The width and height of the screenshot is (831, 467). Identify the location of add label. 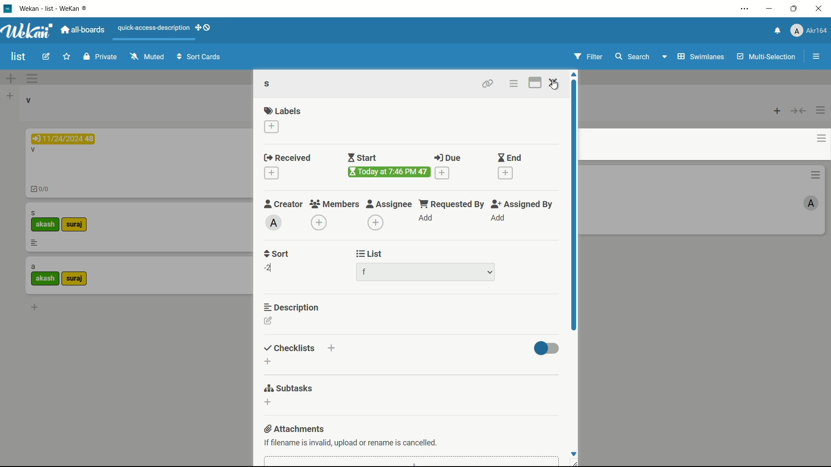
(272, 126).